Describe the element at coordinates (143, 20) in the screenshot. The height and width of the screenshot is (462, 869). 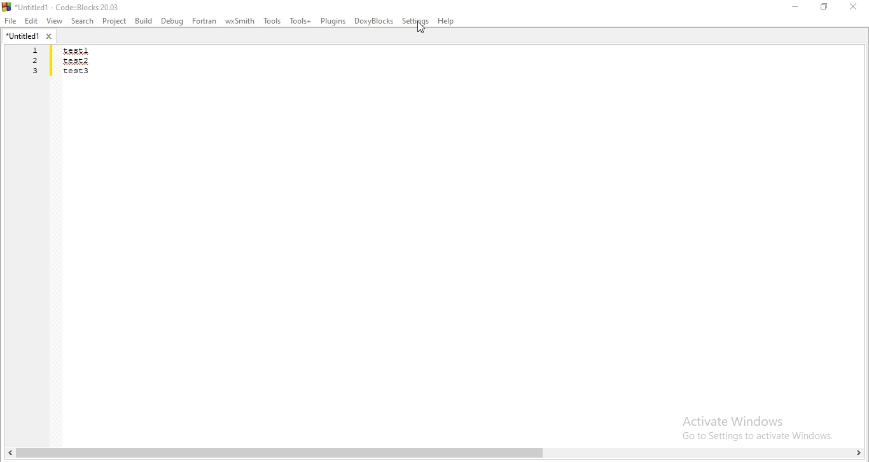
I see `Build ` at that location.